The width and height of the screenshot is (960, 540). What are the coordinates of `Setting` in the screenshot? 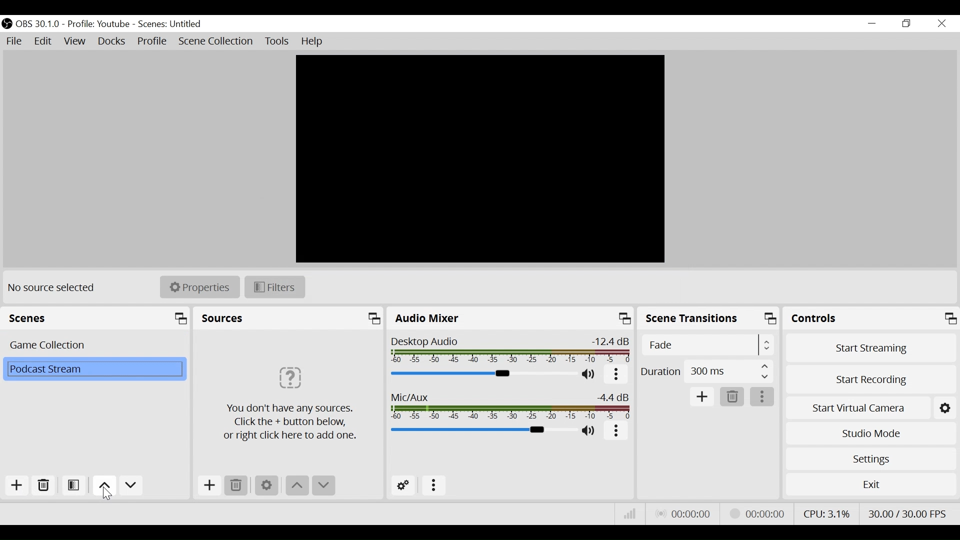 It's located at (945, 406).